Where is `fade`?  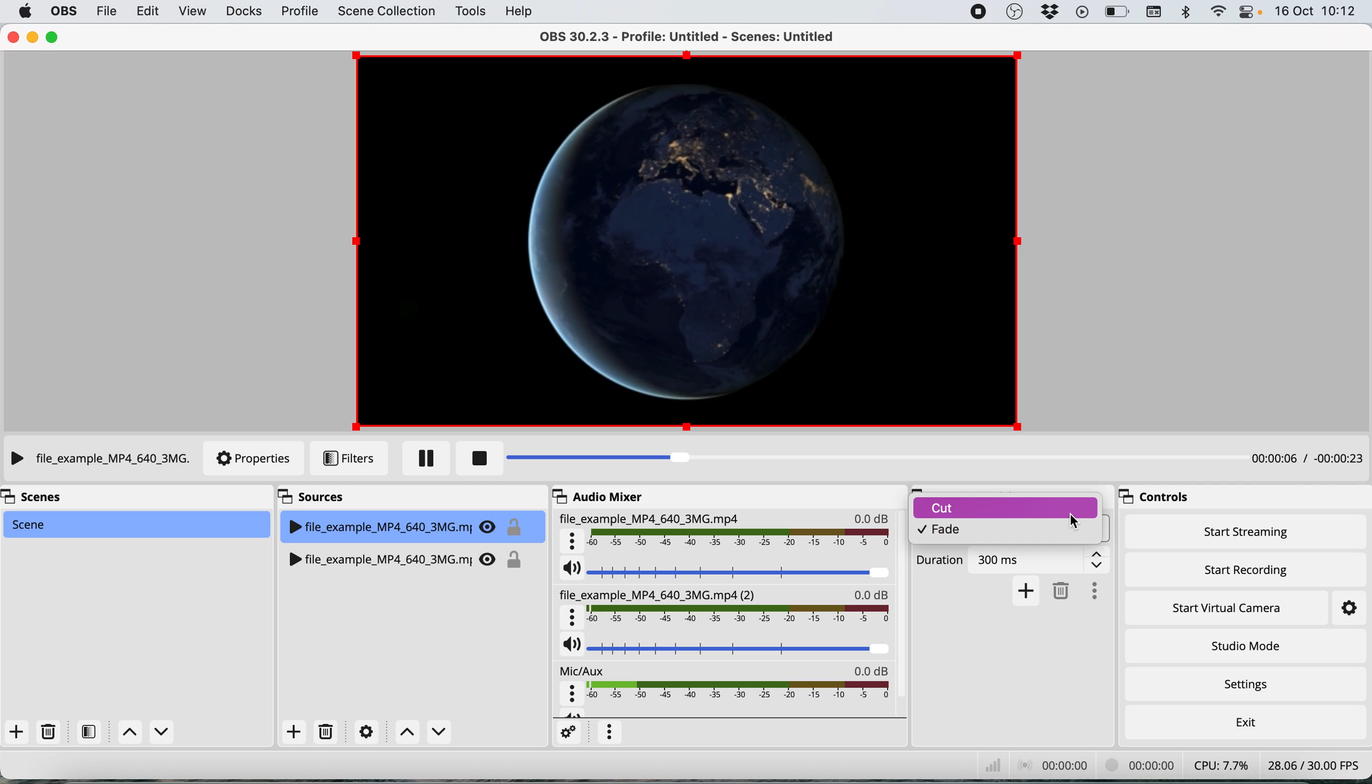 fade is located at coordinates (943, 529).